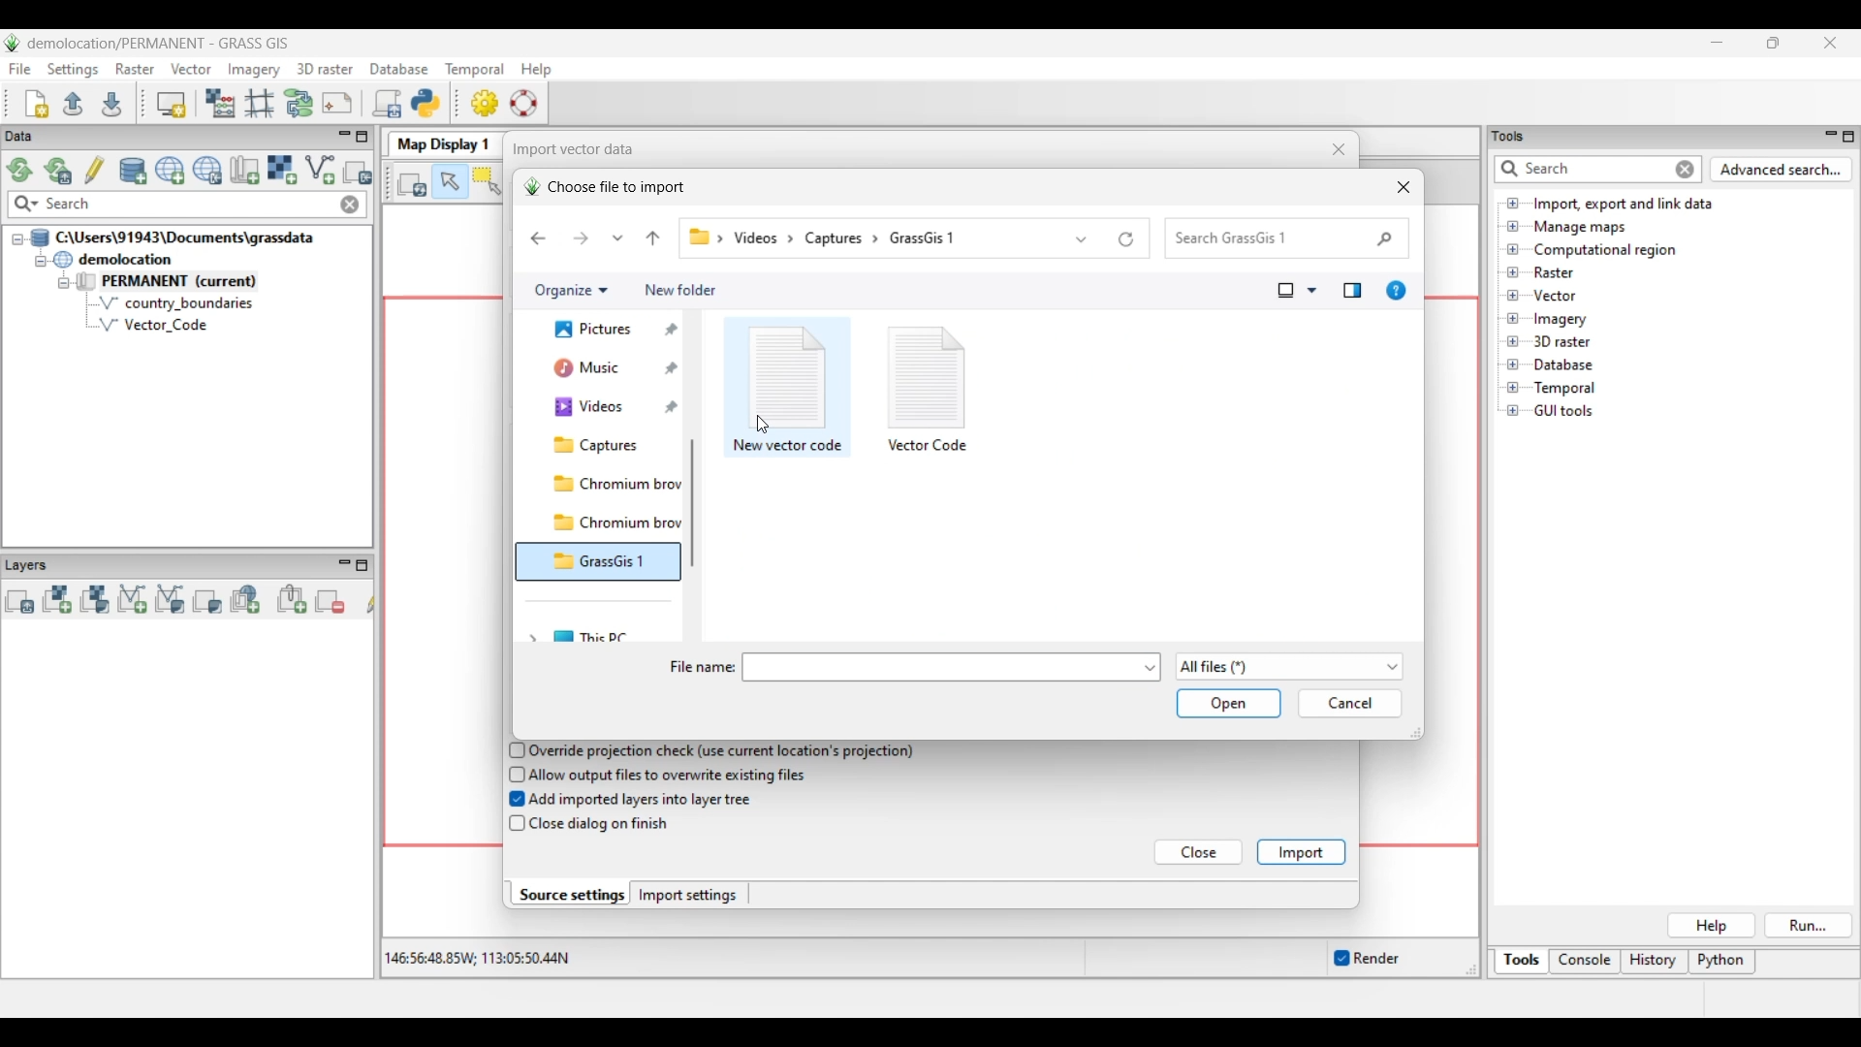  Describe the element at coordinates (331, 600) in the screenshot. I see `Remove selected map layer(s) from layer tree` at that location.